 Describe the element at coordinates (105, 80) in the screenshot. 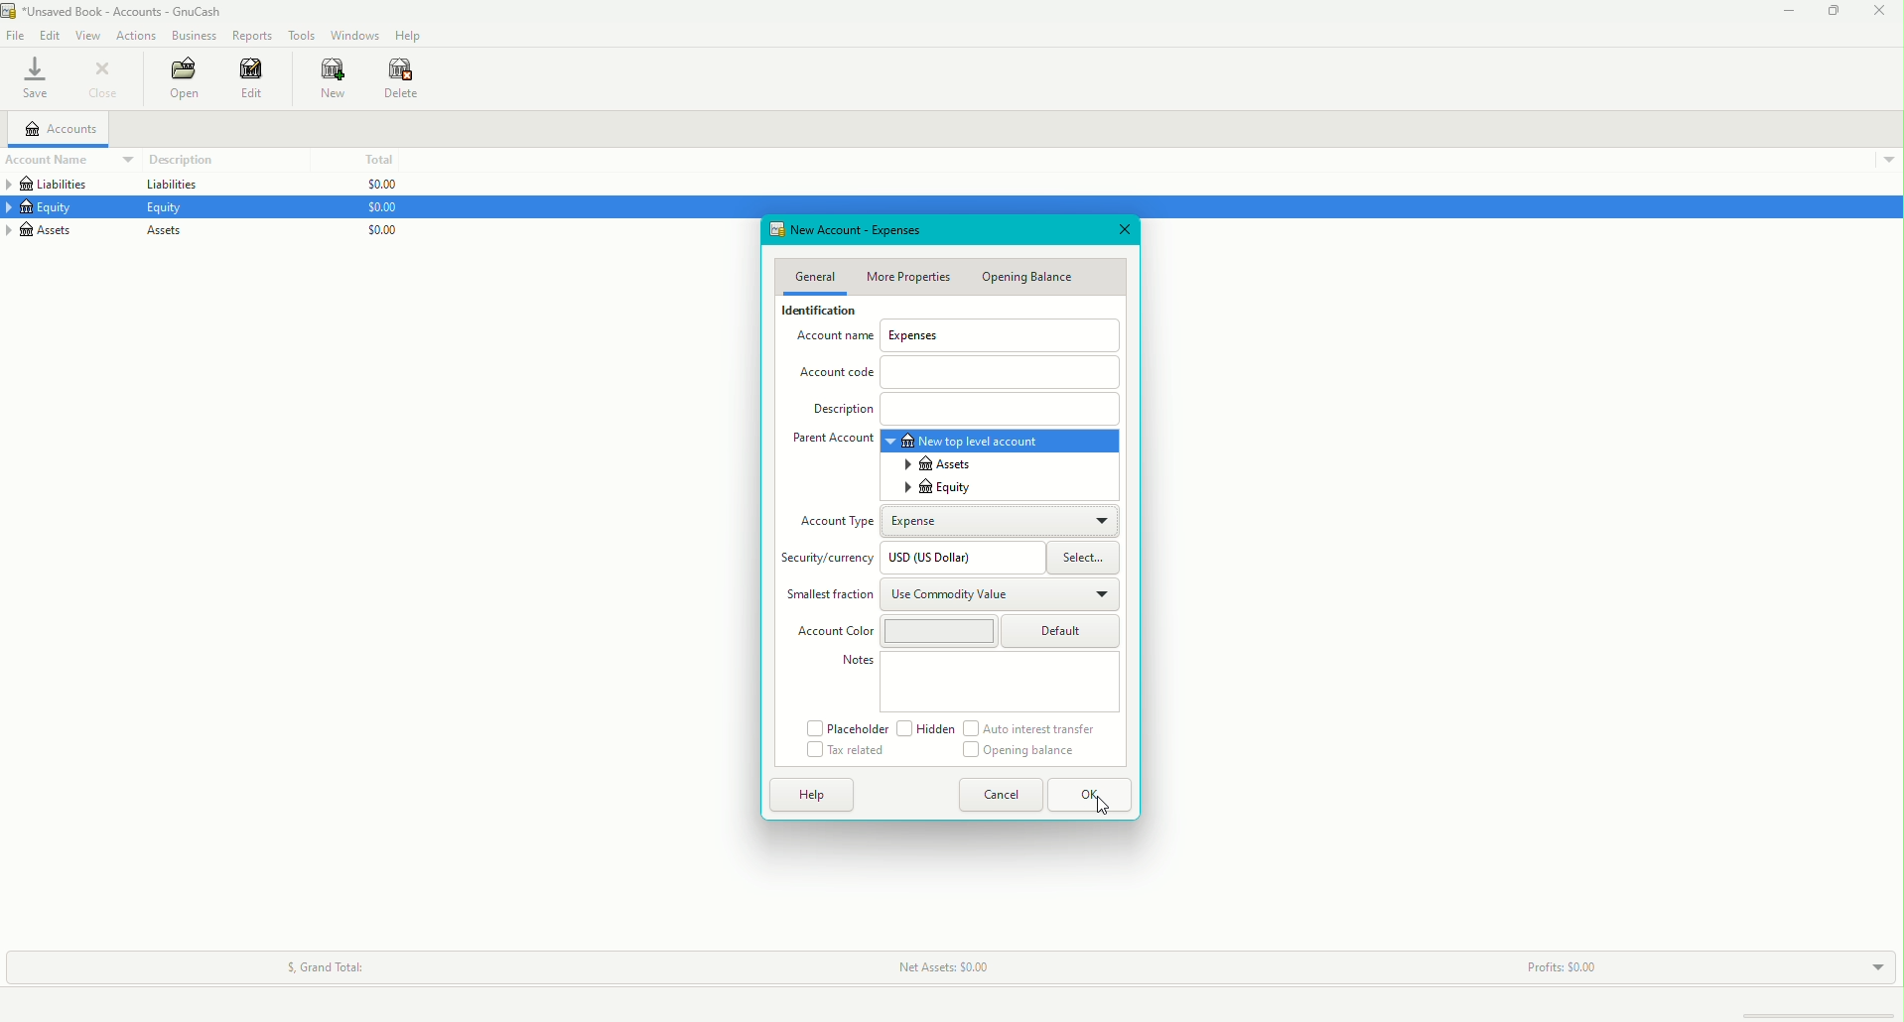

I see `Close` at that location.